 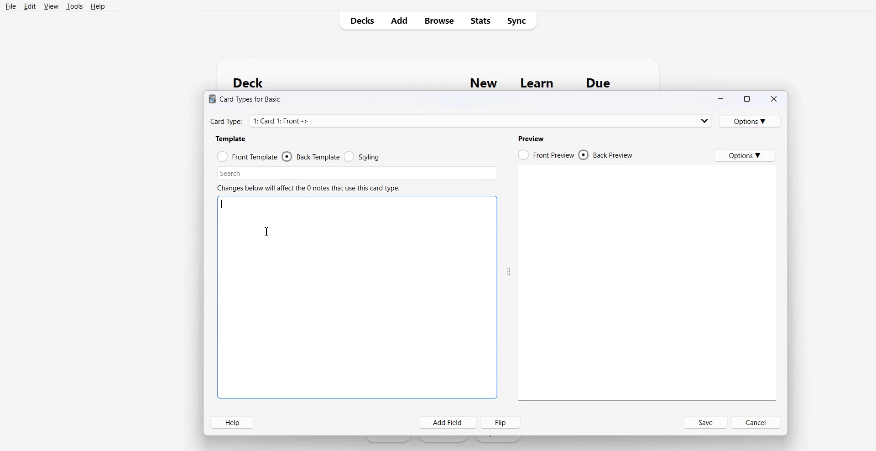 I want to click on Stats, so click(x=479, y=20).